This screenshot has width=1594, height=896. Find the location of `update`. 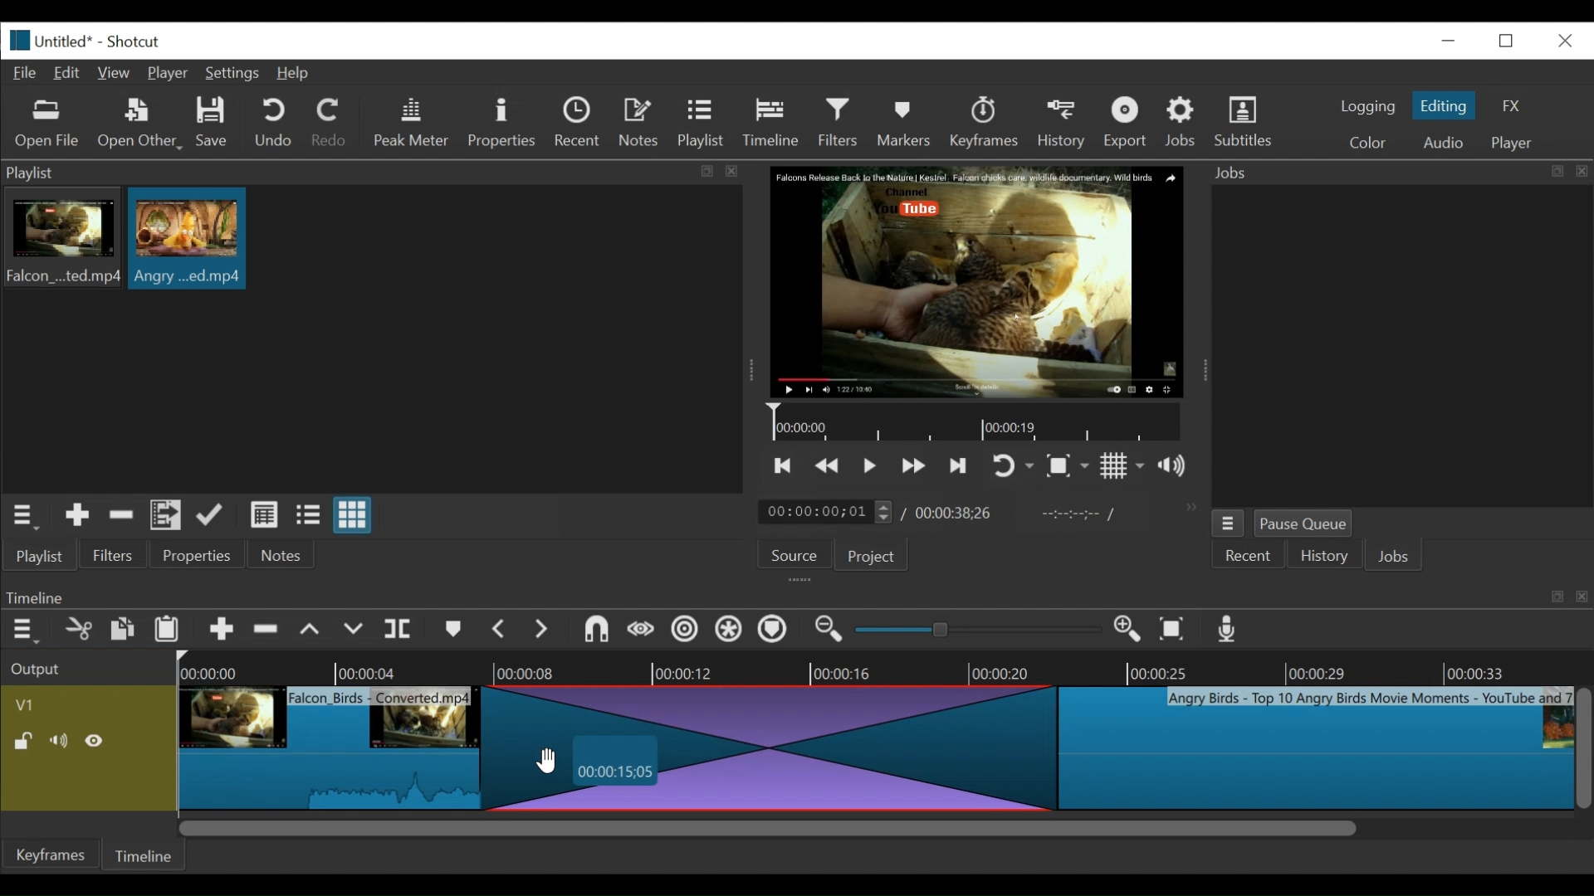

update is located at coordinates (213, 519).